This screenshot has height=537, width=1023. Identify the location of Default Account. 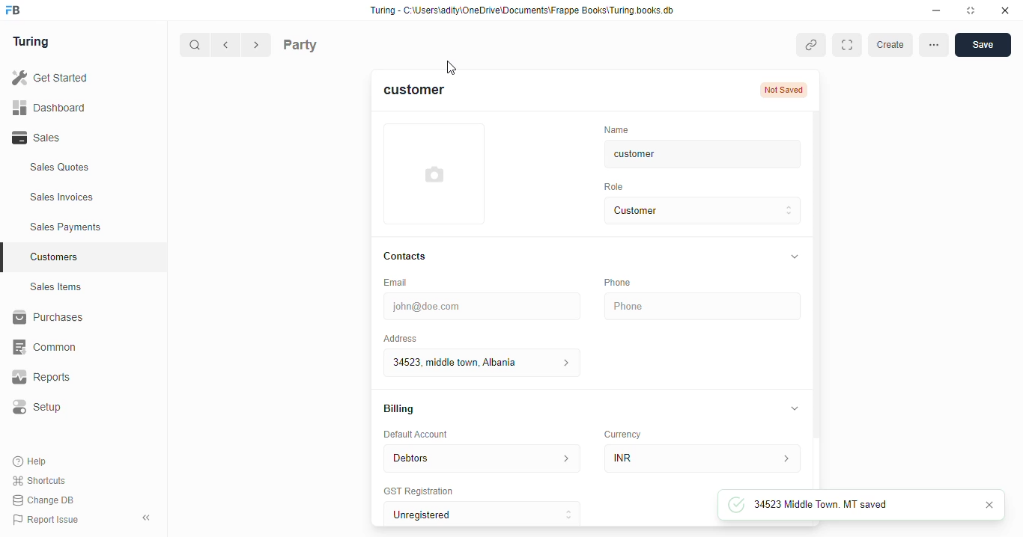
(423, 435).